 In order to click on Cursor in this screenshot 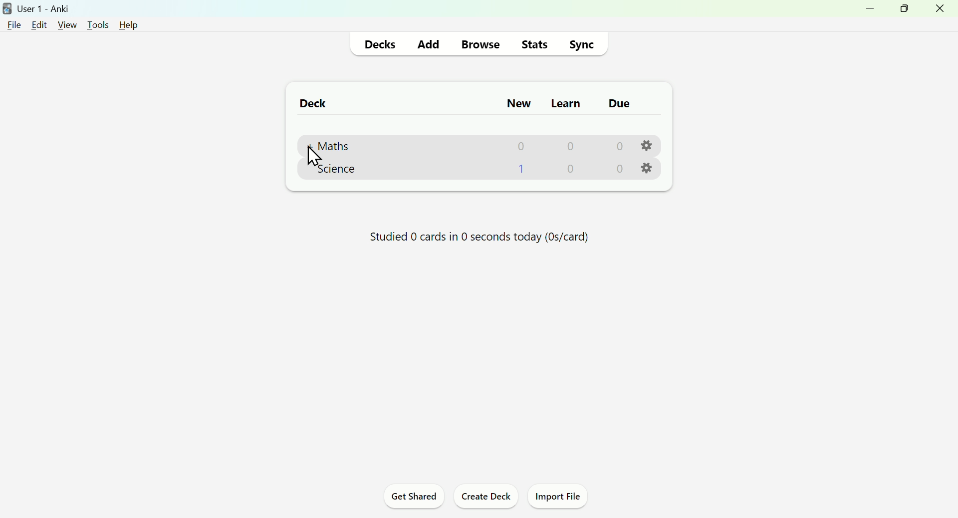, I will do `click(313, 157)`.